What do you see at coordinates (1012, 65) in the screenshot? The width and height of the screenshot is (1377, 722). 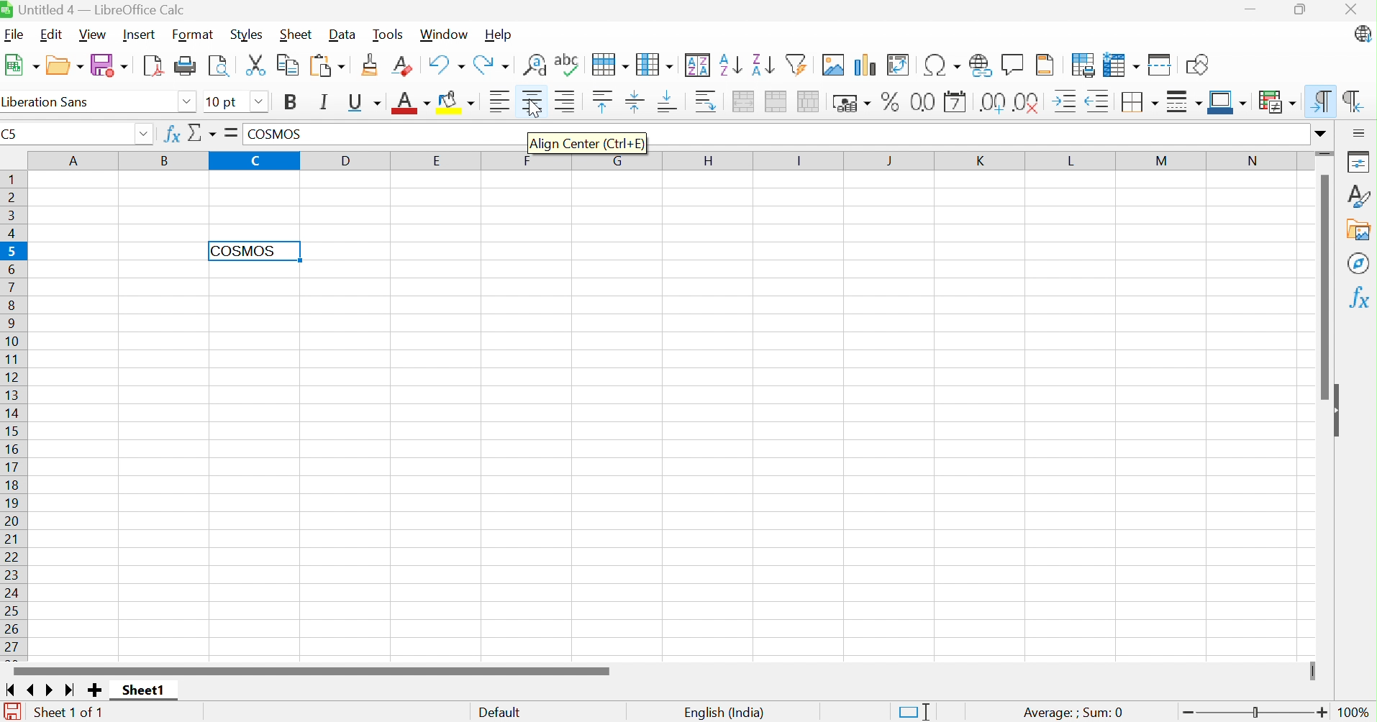 I see `Insert Comment` at bounding box center [1012, 65].